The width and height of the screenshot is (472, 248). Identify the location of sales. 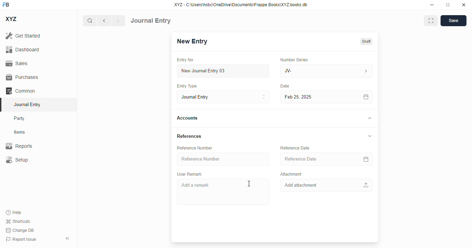
(18, 64).